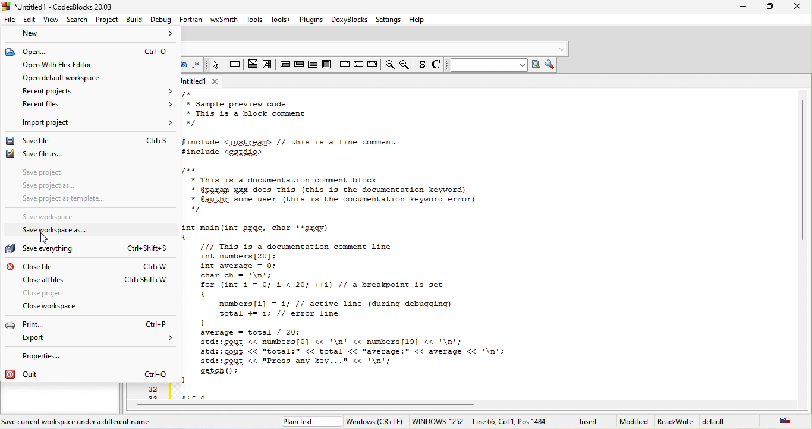  Describe the element at coordinates (552, 65) in the screenshot. I see `show option window` at that location.